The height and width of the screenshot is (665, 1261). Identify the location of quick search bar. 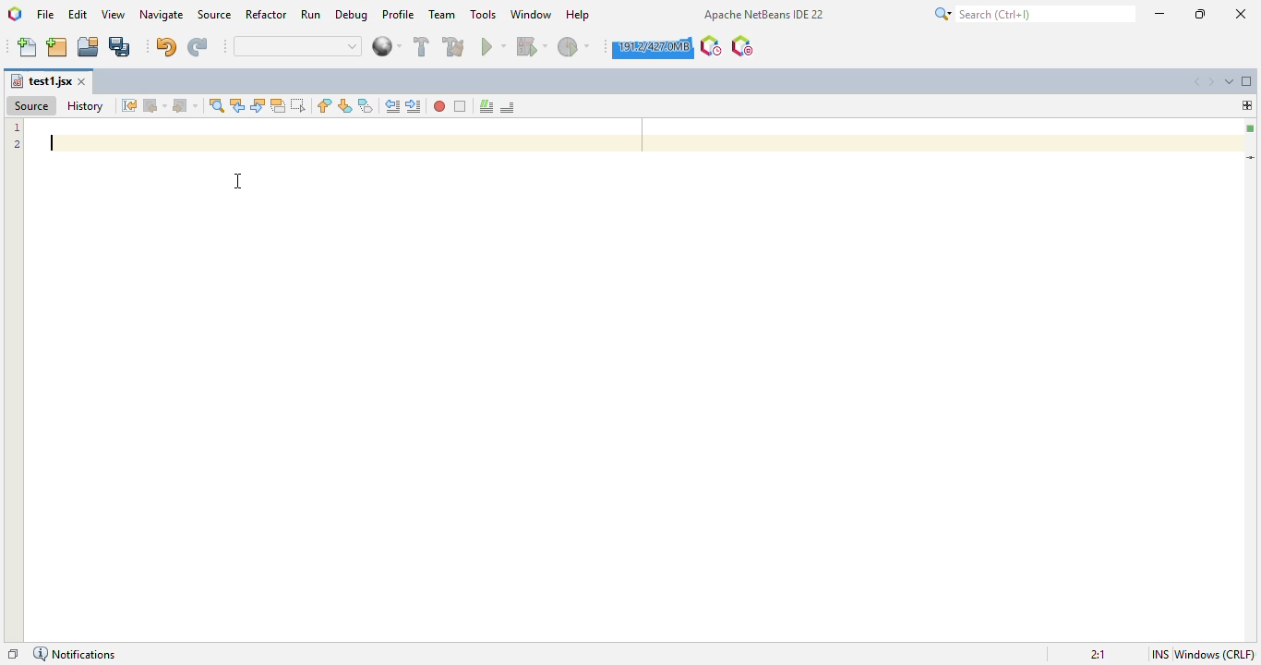
(299, 46).